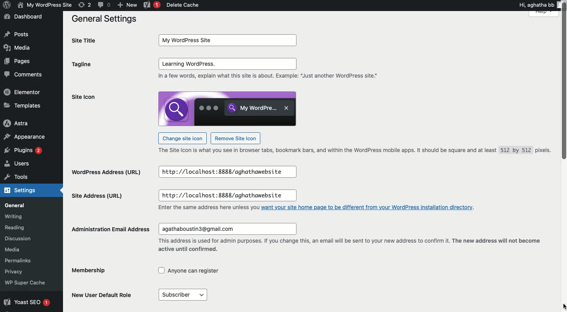 Image resolution: width=567 pixels, height=312 pixels. What do you see at coordinates (99, 292) in the screenshot?
I see `New user default role` at bounding box center [99, 292].